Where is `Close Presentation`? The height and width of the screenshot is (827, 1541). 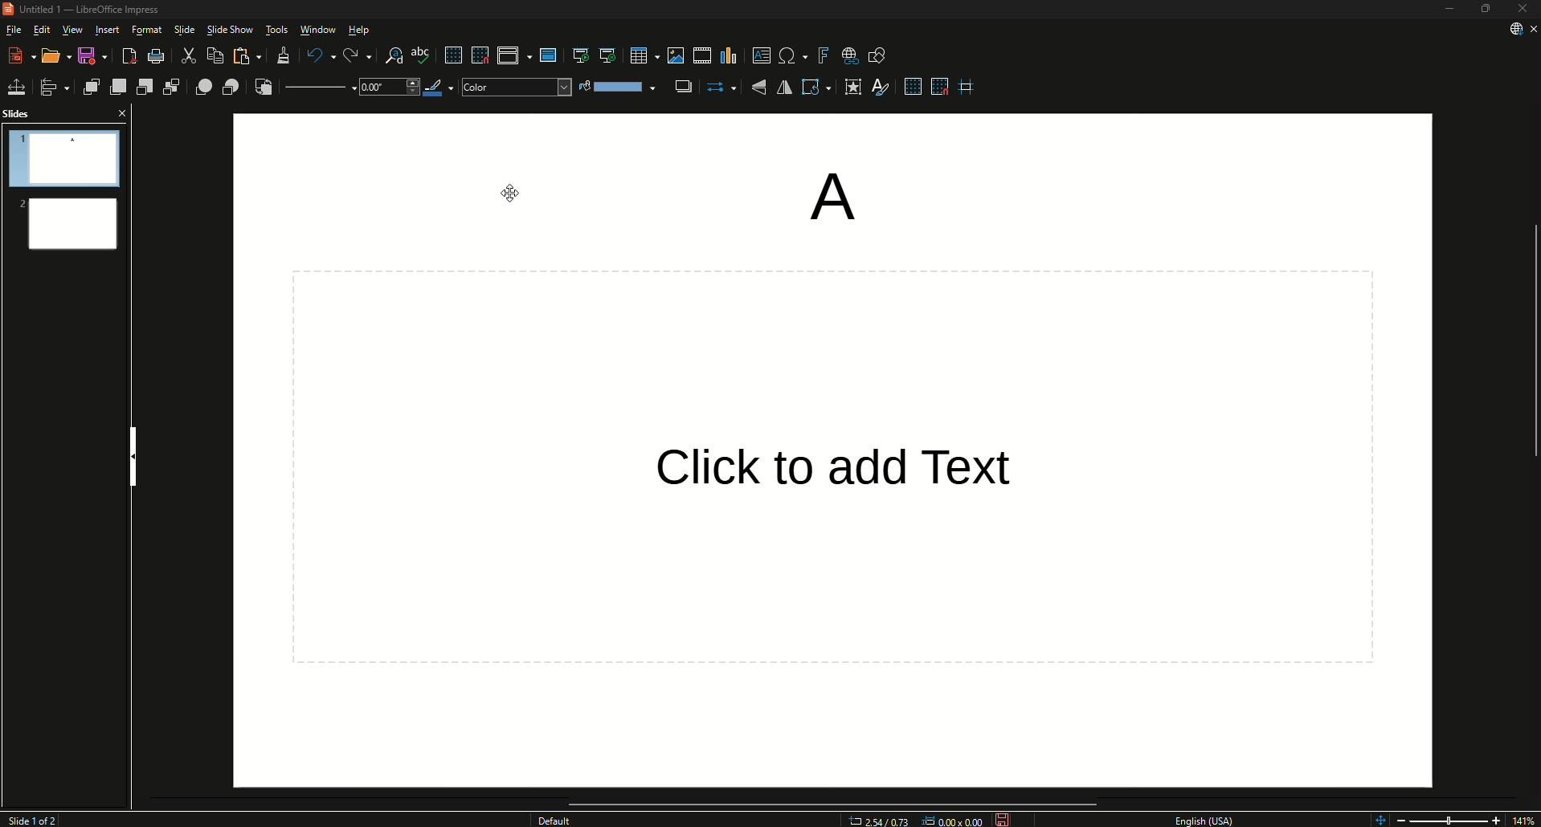
Close Presentation is located at coordinates (1530, 29).